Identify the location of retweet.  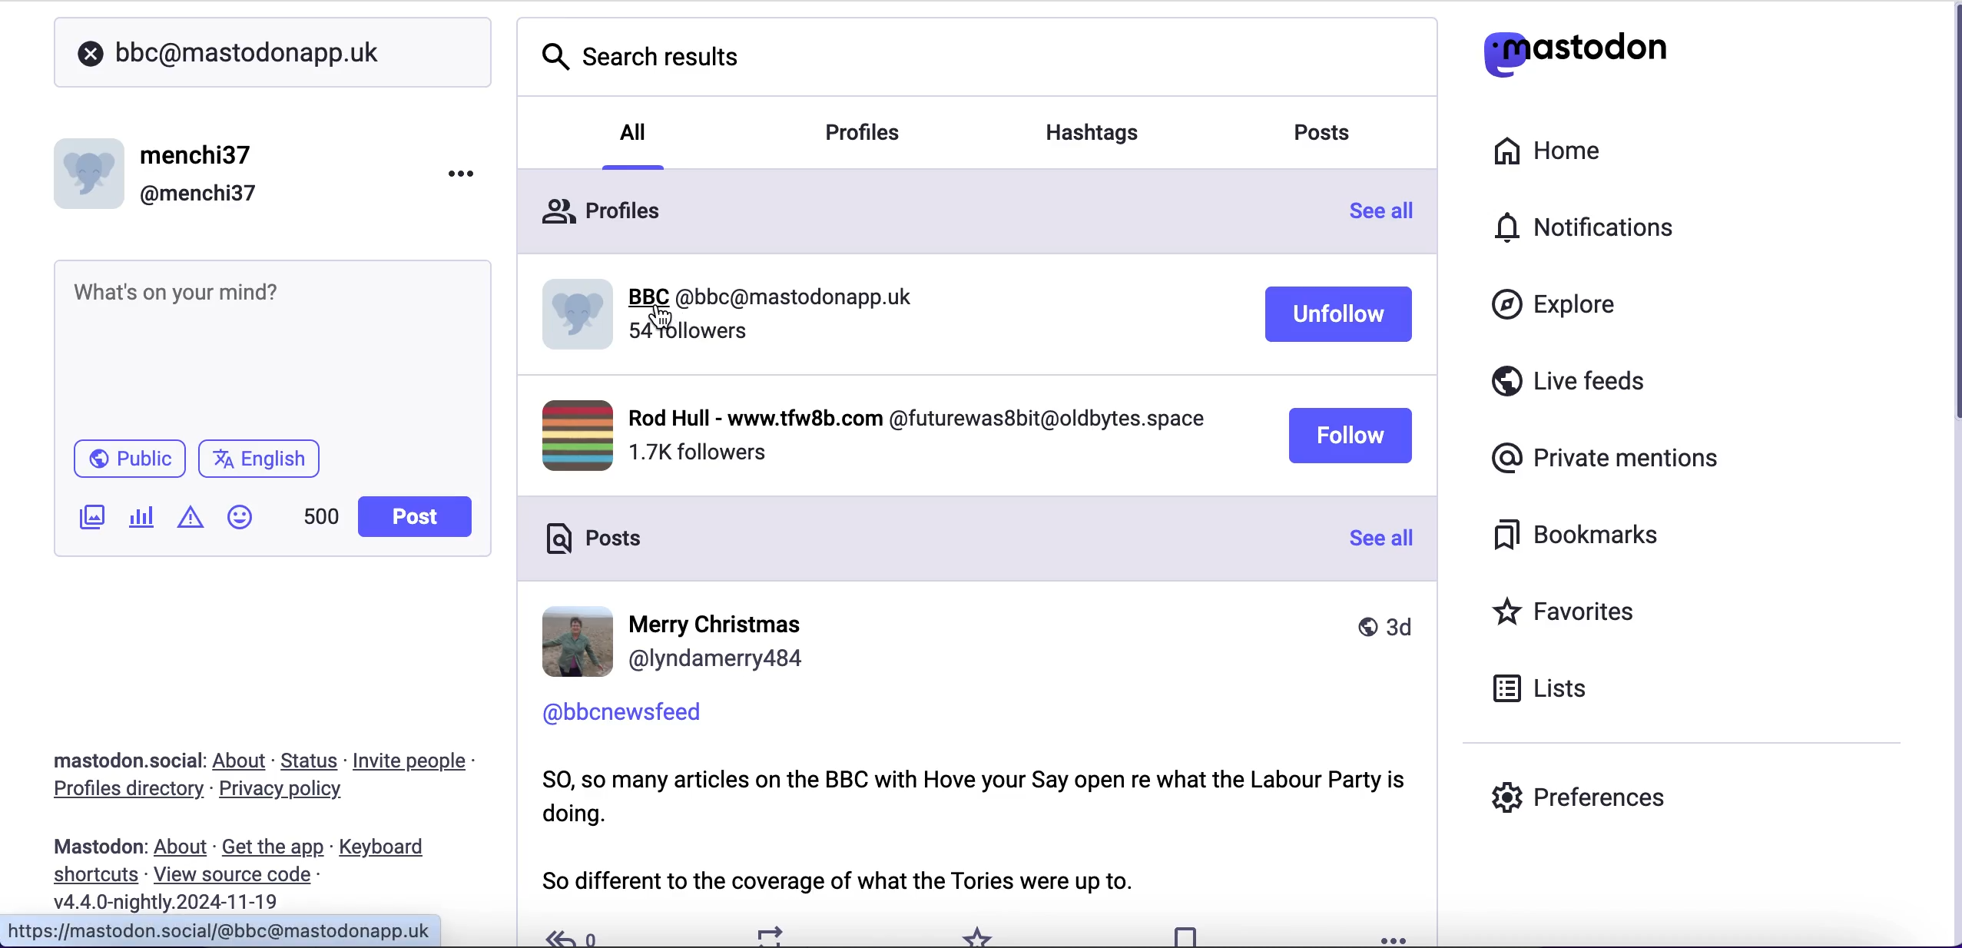
(773, 936).